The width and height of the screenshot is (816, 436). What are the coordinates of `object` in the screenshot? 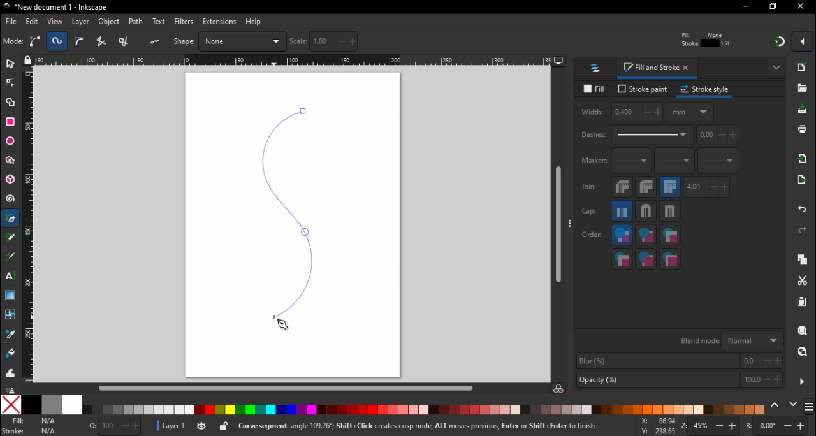 It's located at (110, 22).